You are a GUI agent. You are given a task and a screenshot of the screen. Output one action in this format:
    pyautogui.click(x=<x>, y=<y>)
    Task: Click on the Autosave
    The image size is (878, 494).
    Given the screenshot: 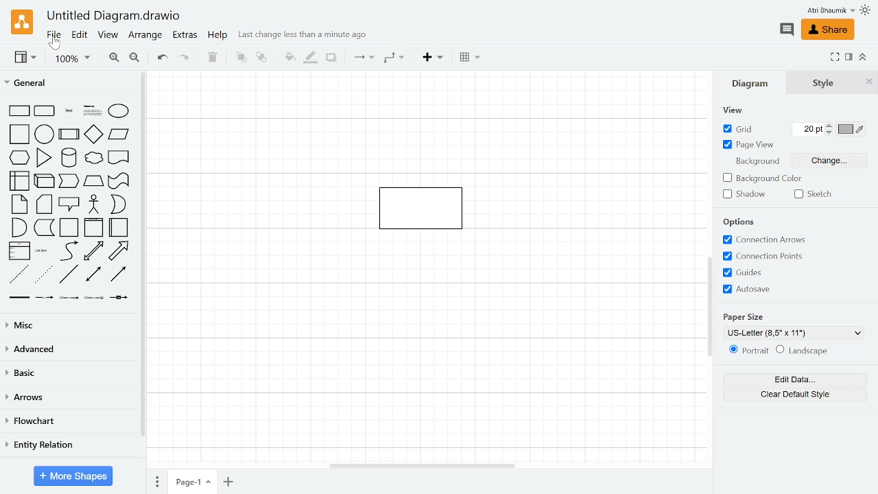 What is the action you would take?
    pyautogui.click(x=770, y=290)
    